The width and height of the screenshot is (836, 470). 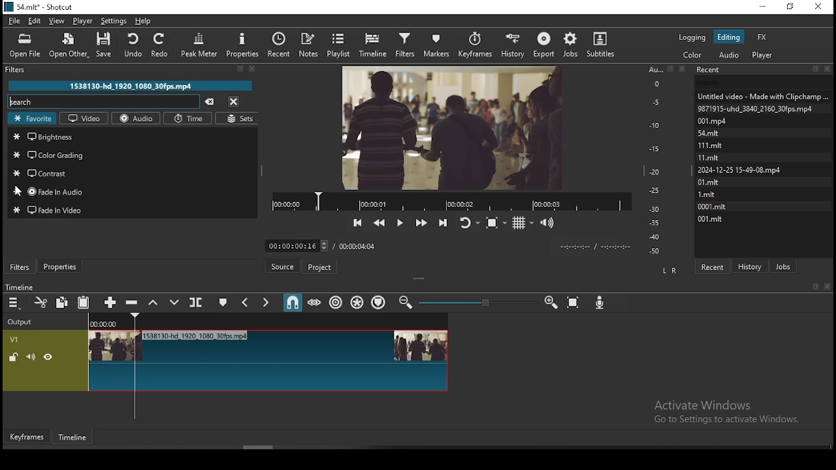 I want to click on sets, so click(x=237, y=119).